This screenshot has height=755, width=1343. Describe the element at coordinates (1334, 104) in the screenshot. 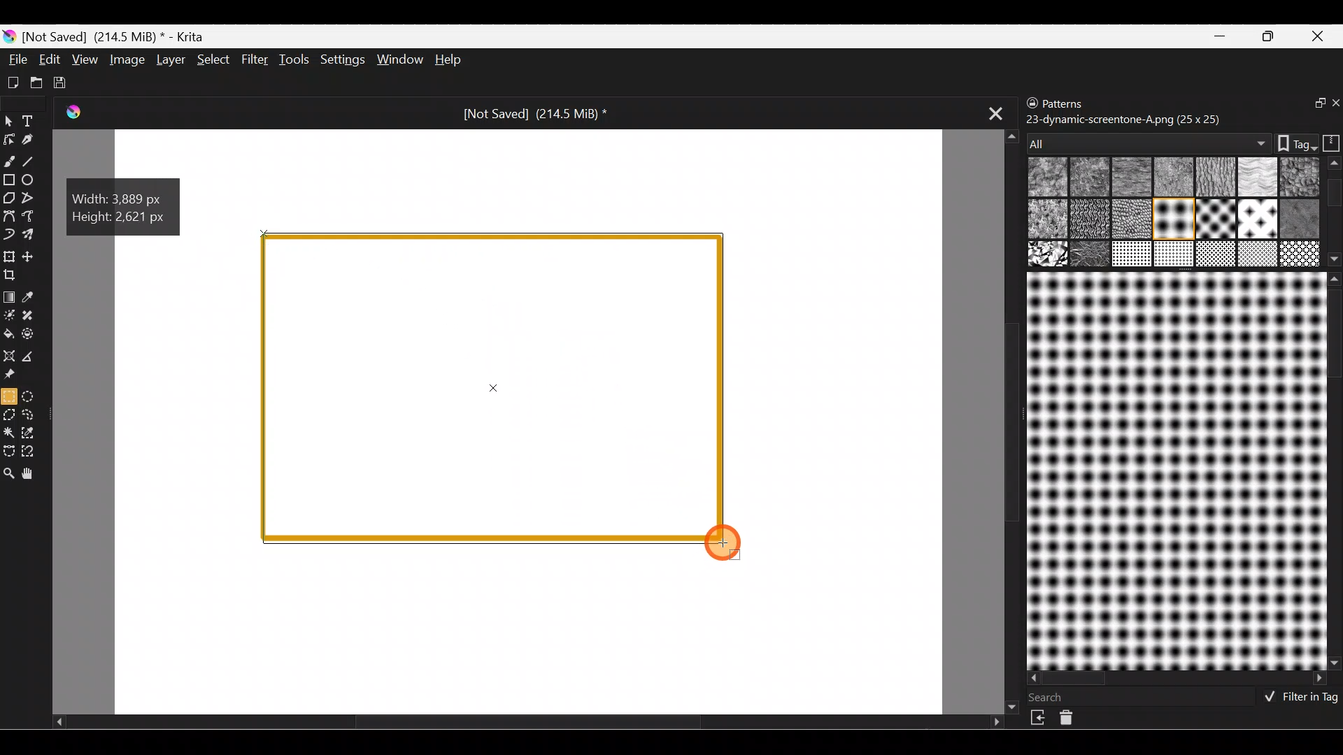

I see `Close docker` at that location.